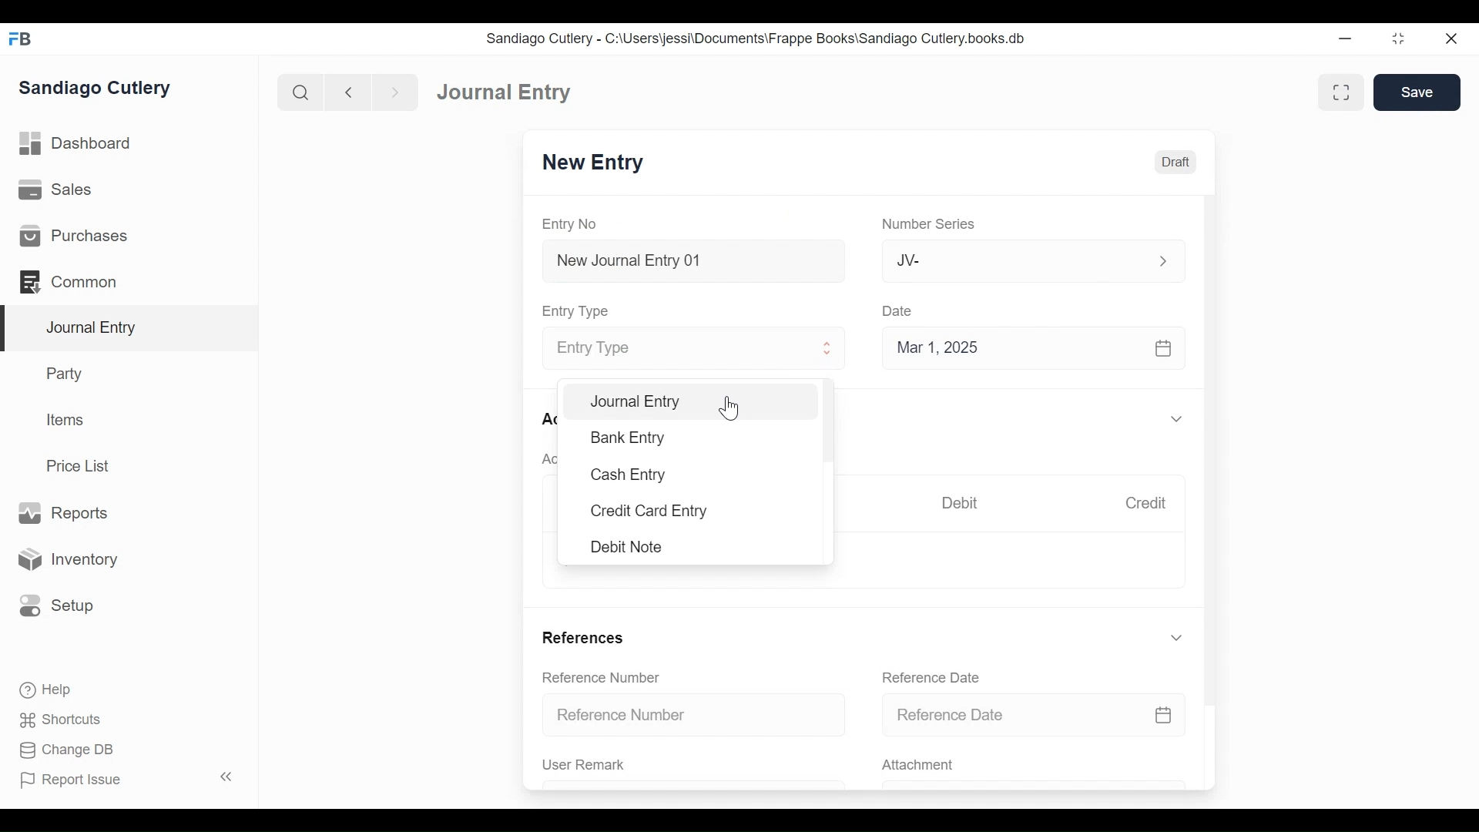 Image resolution: width=1479 pixels, height=832 pixels. What do you see at coordinates (1347, 35) in the screenshot?
I see `minimize` at bounding box center [1347, 35].